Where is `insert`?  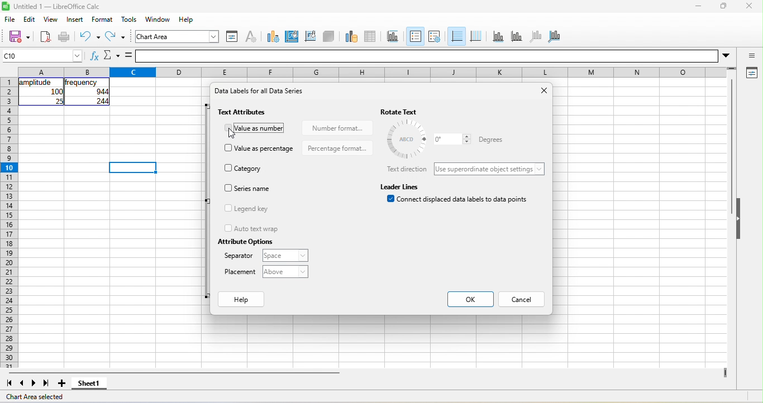 insert is located at coordinates (75, 20).